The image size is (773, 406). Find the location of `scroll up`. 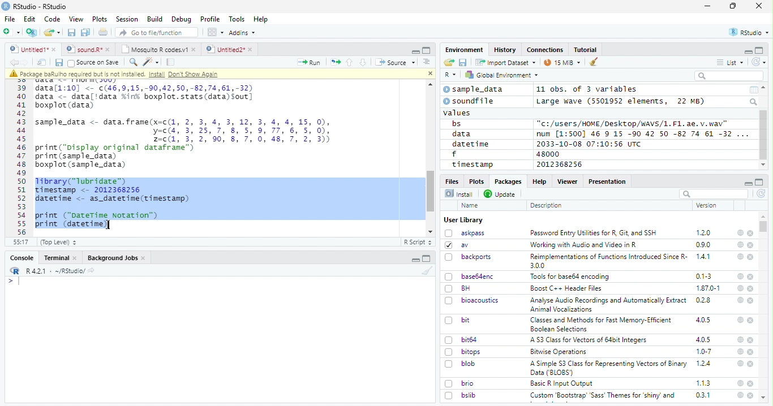

scroll up is located at coordinates (428, 85).